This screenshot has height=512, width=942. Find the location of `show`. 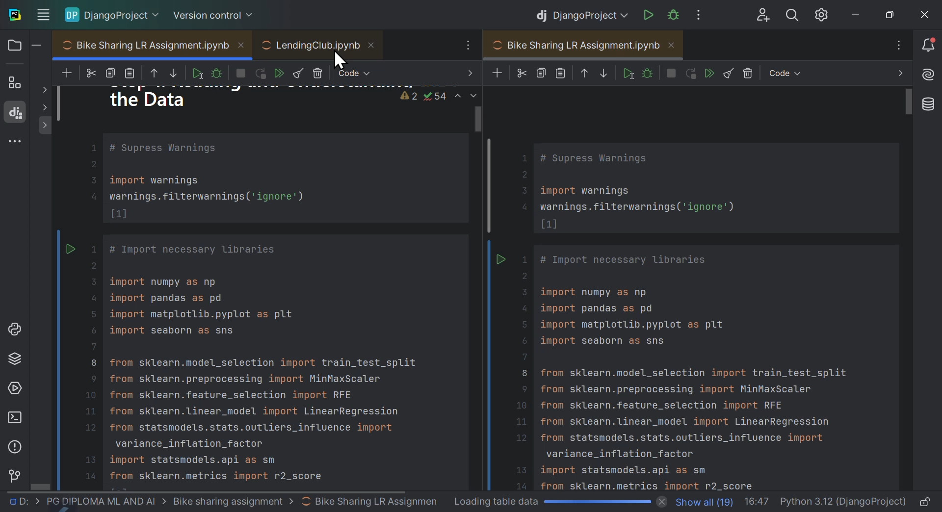

show is located at coordinates (46, 107).